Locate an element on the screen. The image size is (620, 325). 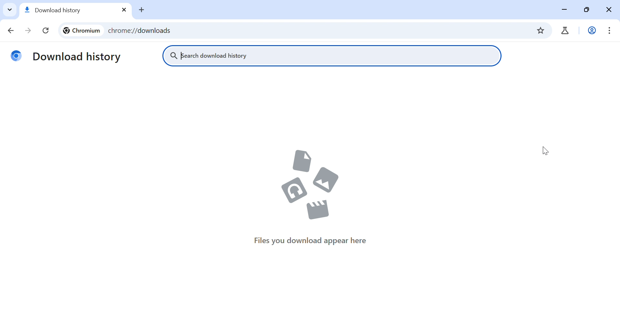
refresh is located at coordinates (47, 31).